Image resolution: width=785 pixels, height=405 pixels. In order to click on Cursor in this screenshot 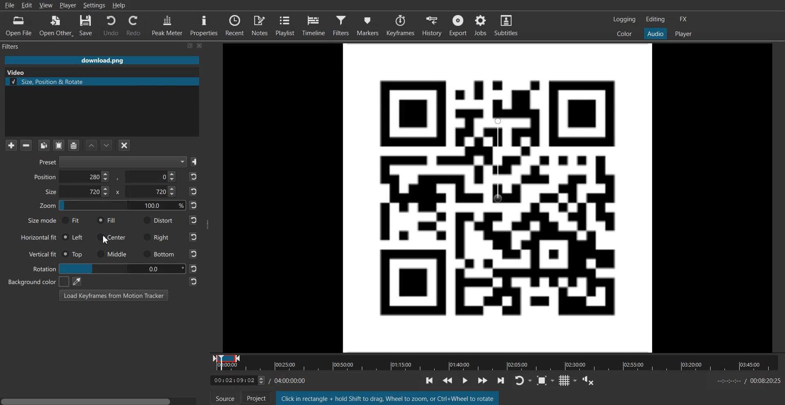, I will do `click(107, 240)`.